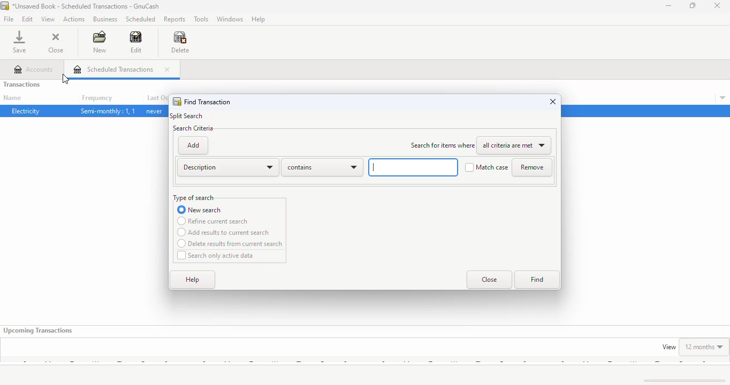 The image size is (730, 385). What do you see at coordinates (516, 146) in the screenshot?
I see `all criteria are met` at bounding box center [516, 146].